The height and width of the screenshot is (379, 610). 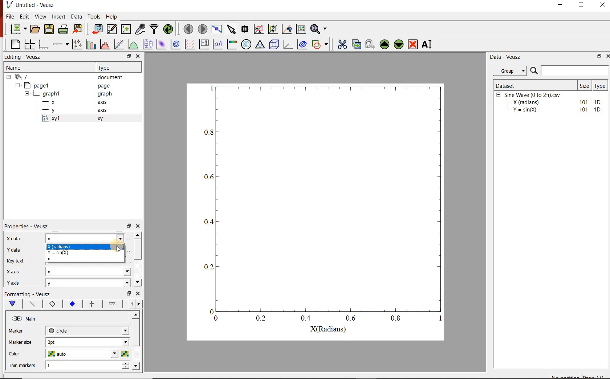 What do you see at coordinates (9, 4) in the screenshot?
I see `Logo` at bounding box center [9, 4].